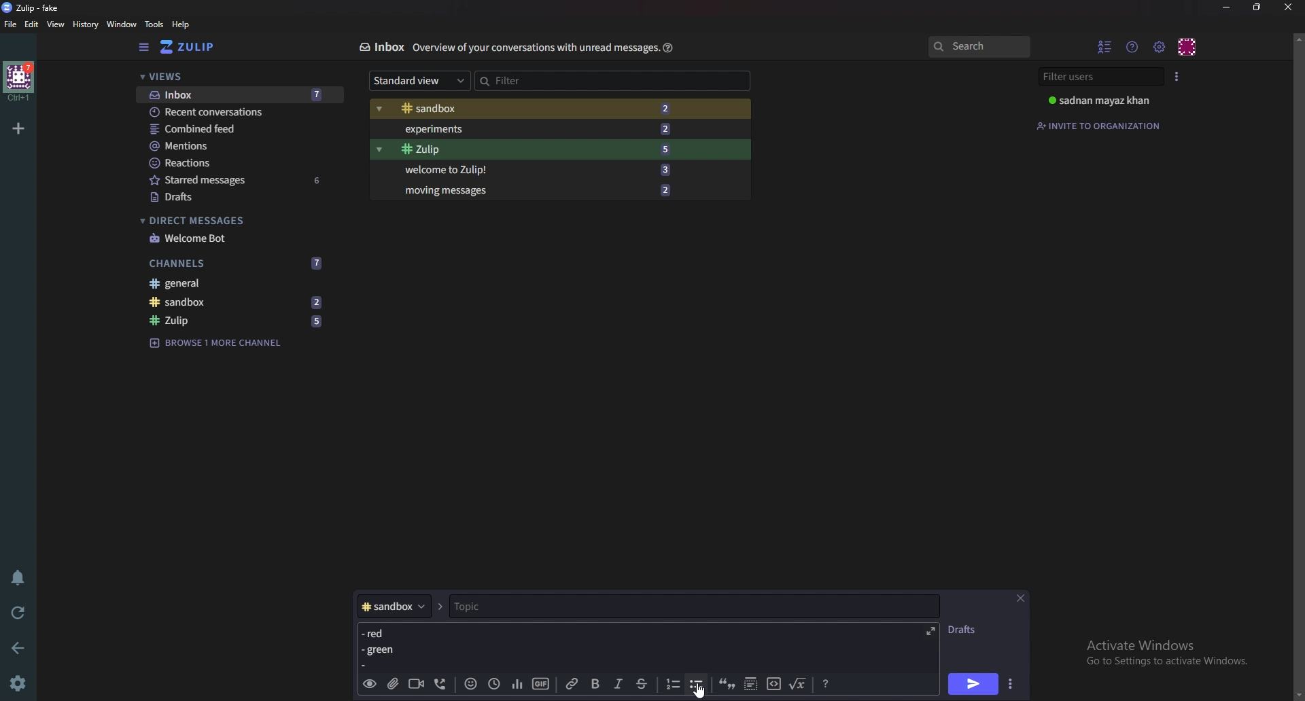 Image resolution: width=1305 pixels, height=701 pixels. I want to click on Italic, so click(619, 684).